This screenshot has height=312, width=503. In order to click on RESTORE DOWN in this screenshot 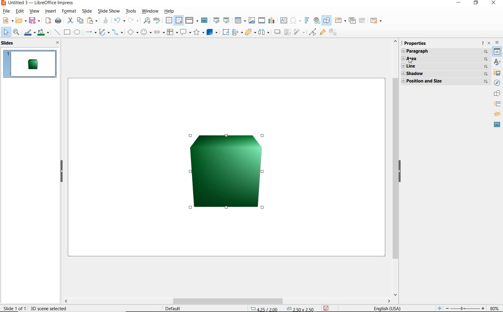, I will do `click(476, 3)`.